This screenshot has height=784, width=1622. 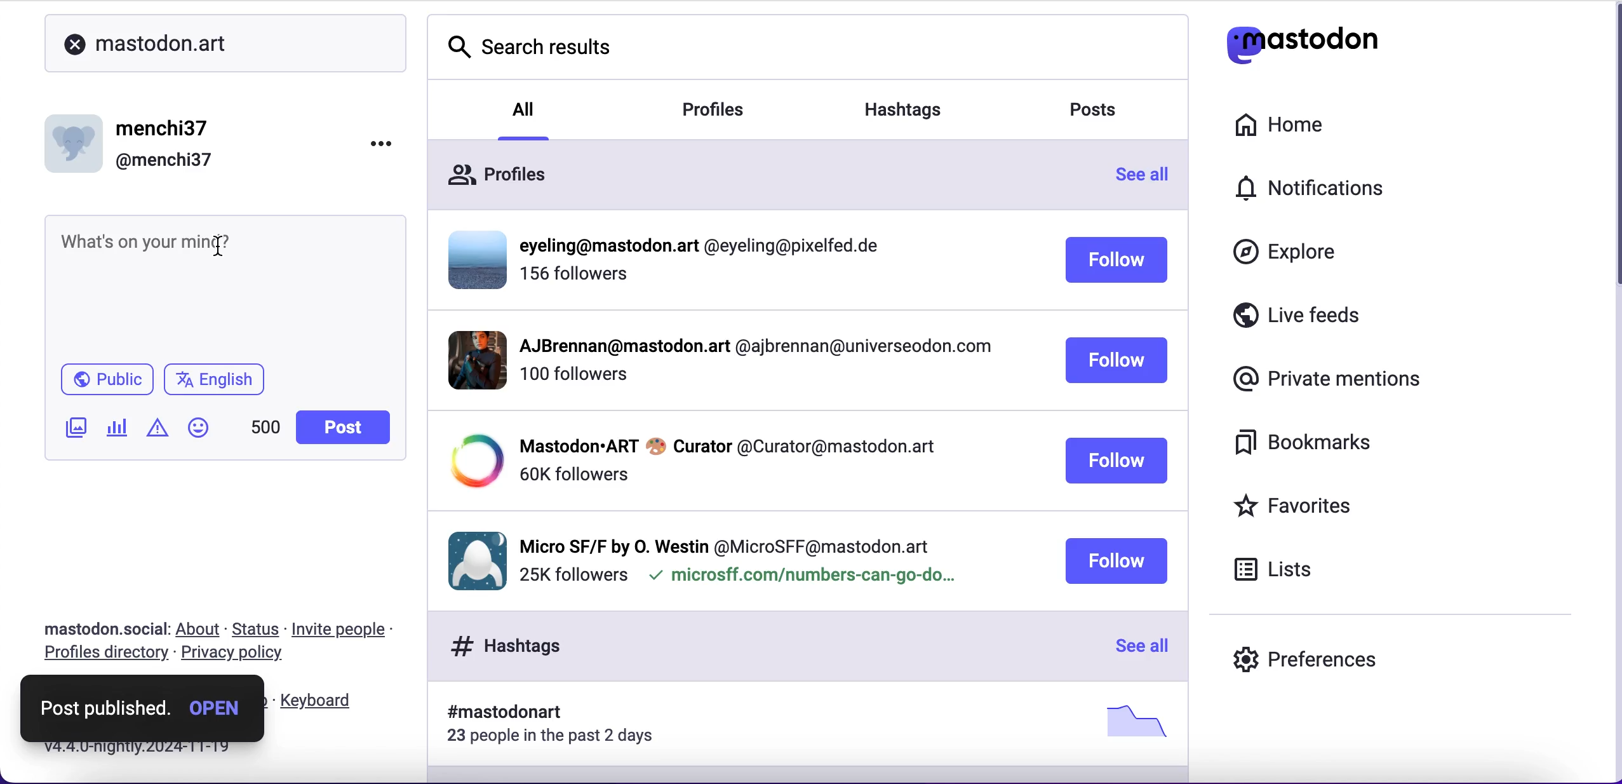 What do you see at coordinates (264, 432) in the screenshot?
I see `characters left` at bounding box center [264, 432].